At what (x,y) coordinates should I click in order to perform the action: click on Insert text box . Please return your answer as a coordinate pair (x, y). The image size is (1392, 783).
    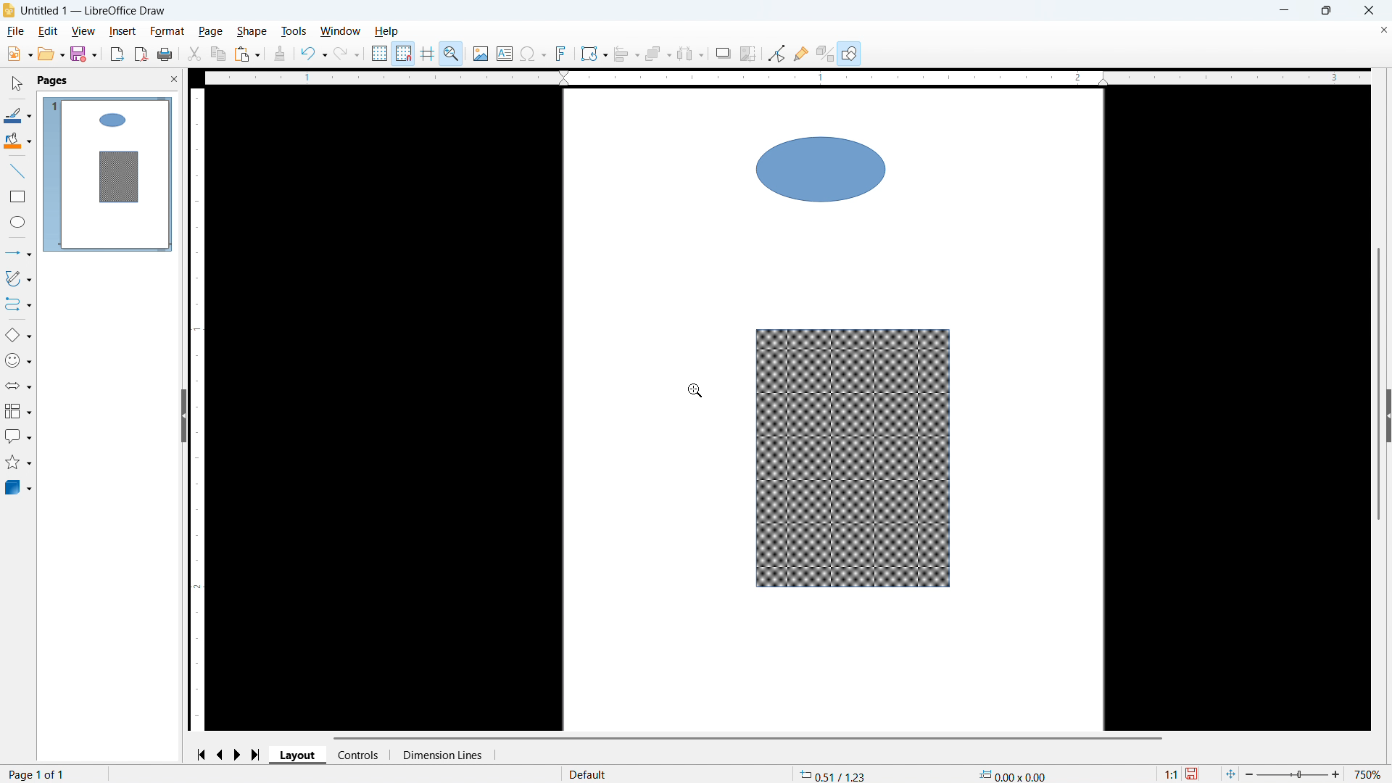
    Looking at the image, I should click on (505, 53).